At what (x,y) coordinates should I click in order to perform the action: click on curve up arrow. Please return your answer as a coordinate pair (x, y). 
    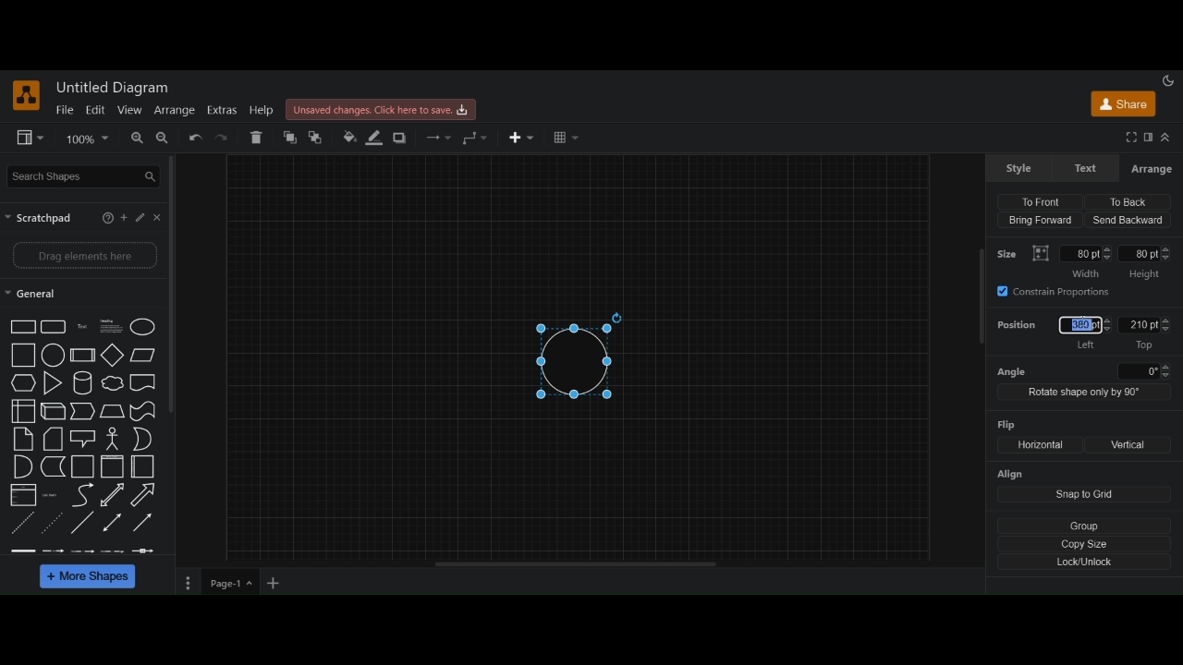
    Looking at the image, I should click on (144, 495).